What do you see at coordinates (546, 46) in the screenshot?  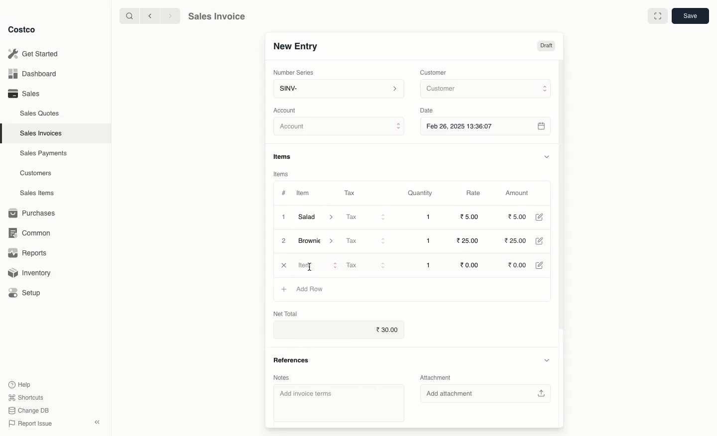 I see `Draft` at bounding box center [546, 46].